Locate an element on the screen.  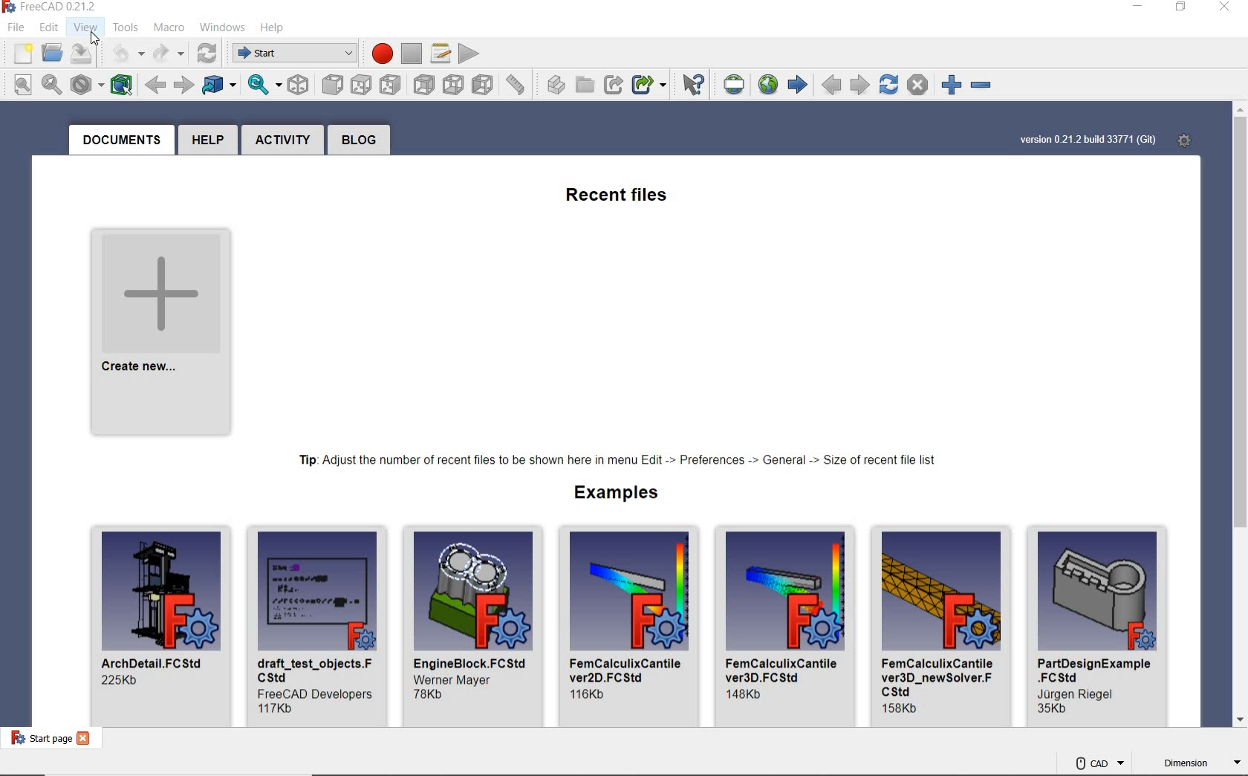
sync view is located at coordinates (263, 87).